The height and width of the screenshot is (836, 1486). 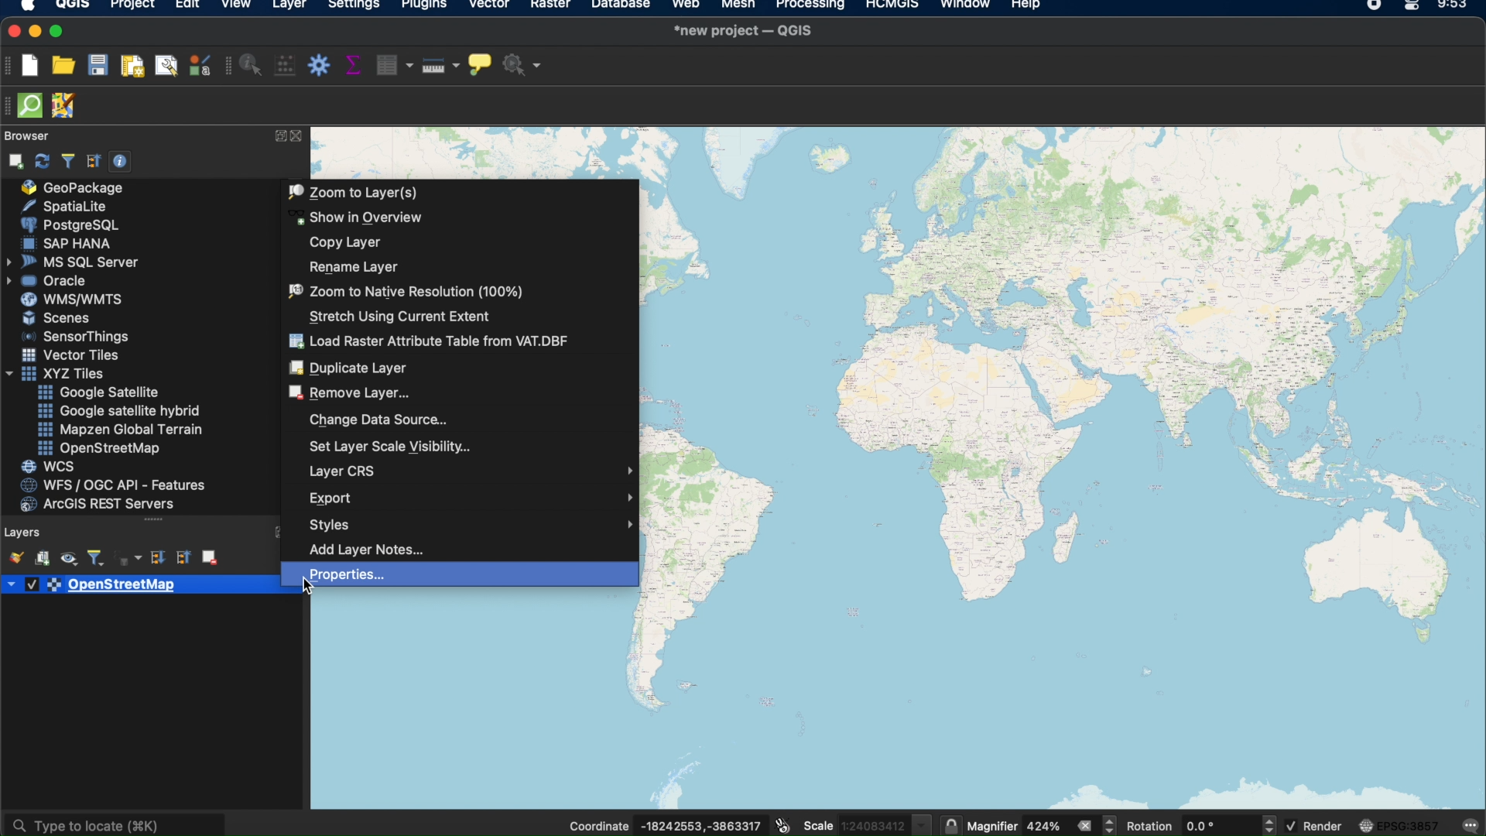 I want to click on layer crs, so click(x=471, y=471).